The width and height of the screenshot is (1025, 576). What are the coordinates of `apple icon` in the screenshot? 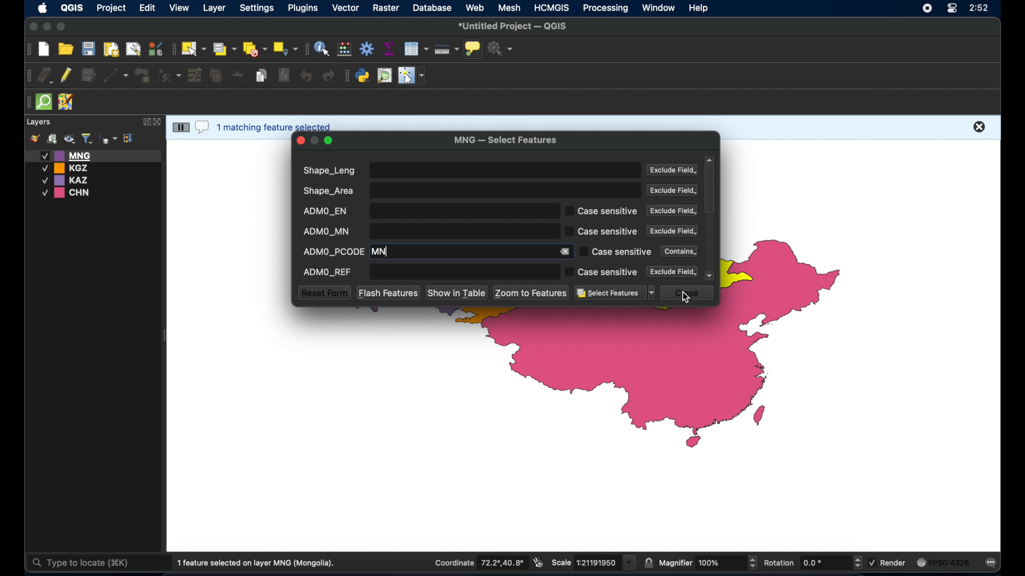 It's located at (42, 9).